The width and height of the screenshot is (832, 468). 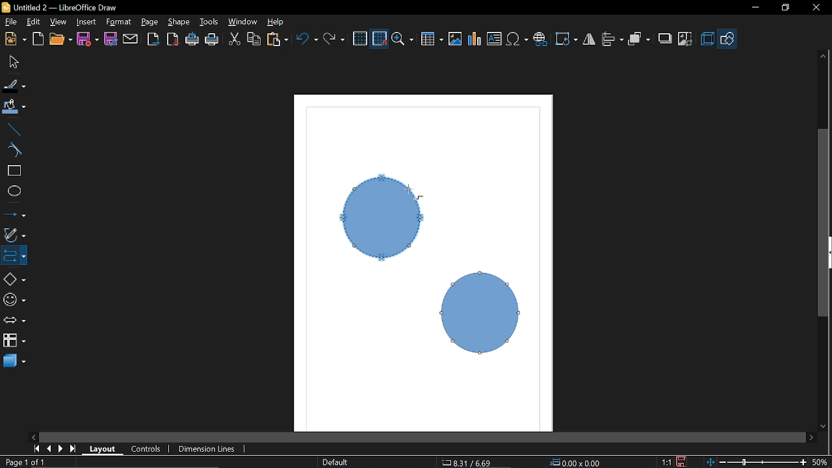 I want to click on Insert text, so click(x=495, y=40).